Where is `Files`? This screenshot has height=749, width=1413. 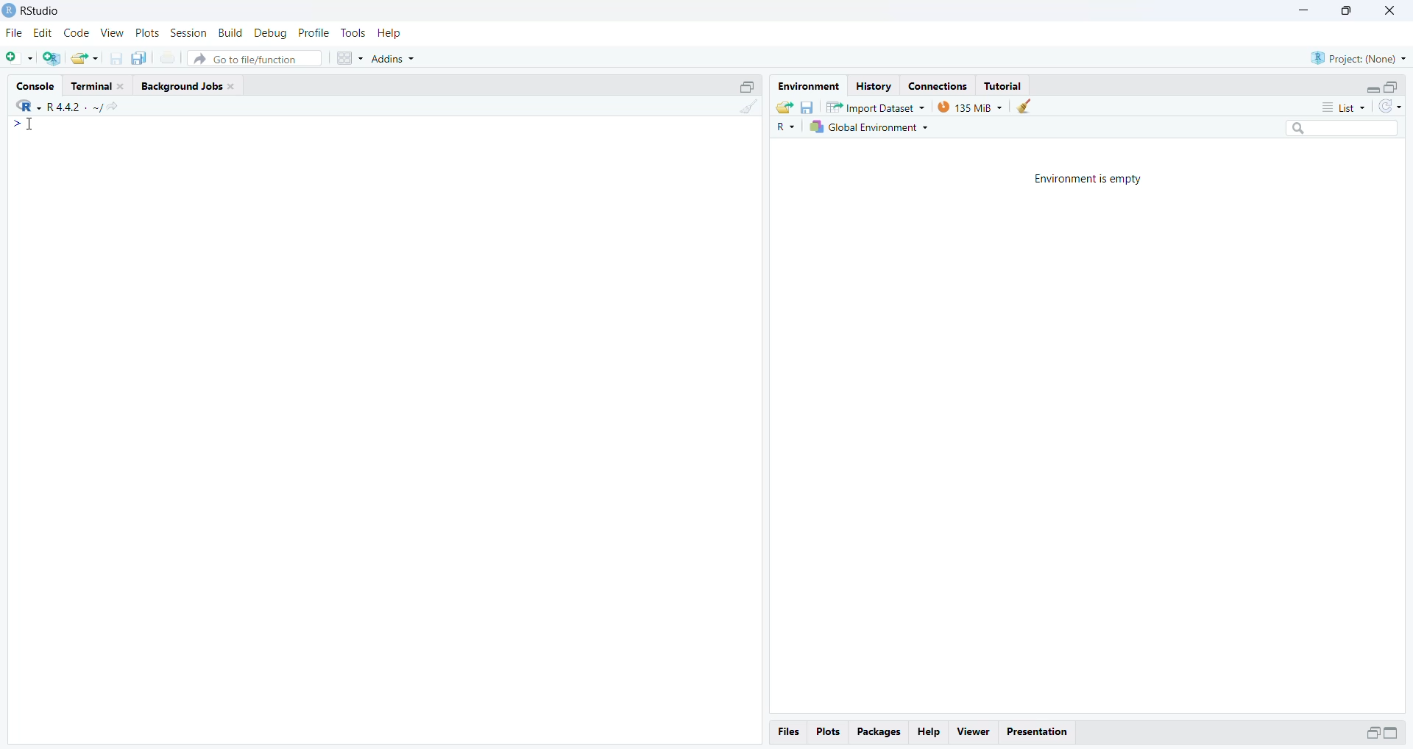 Files is located at coordinates (791, 731).